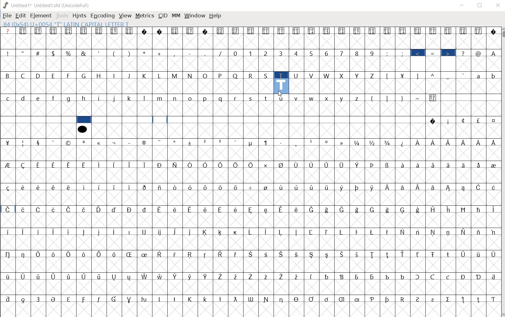 This screenshot has height=317, width=505. What do you see at coordinates (85, 187) in the screenshot?
I see `Symbol` at bounding box center [85, 187].